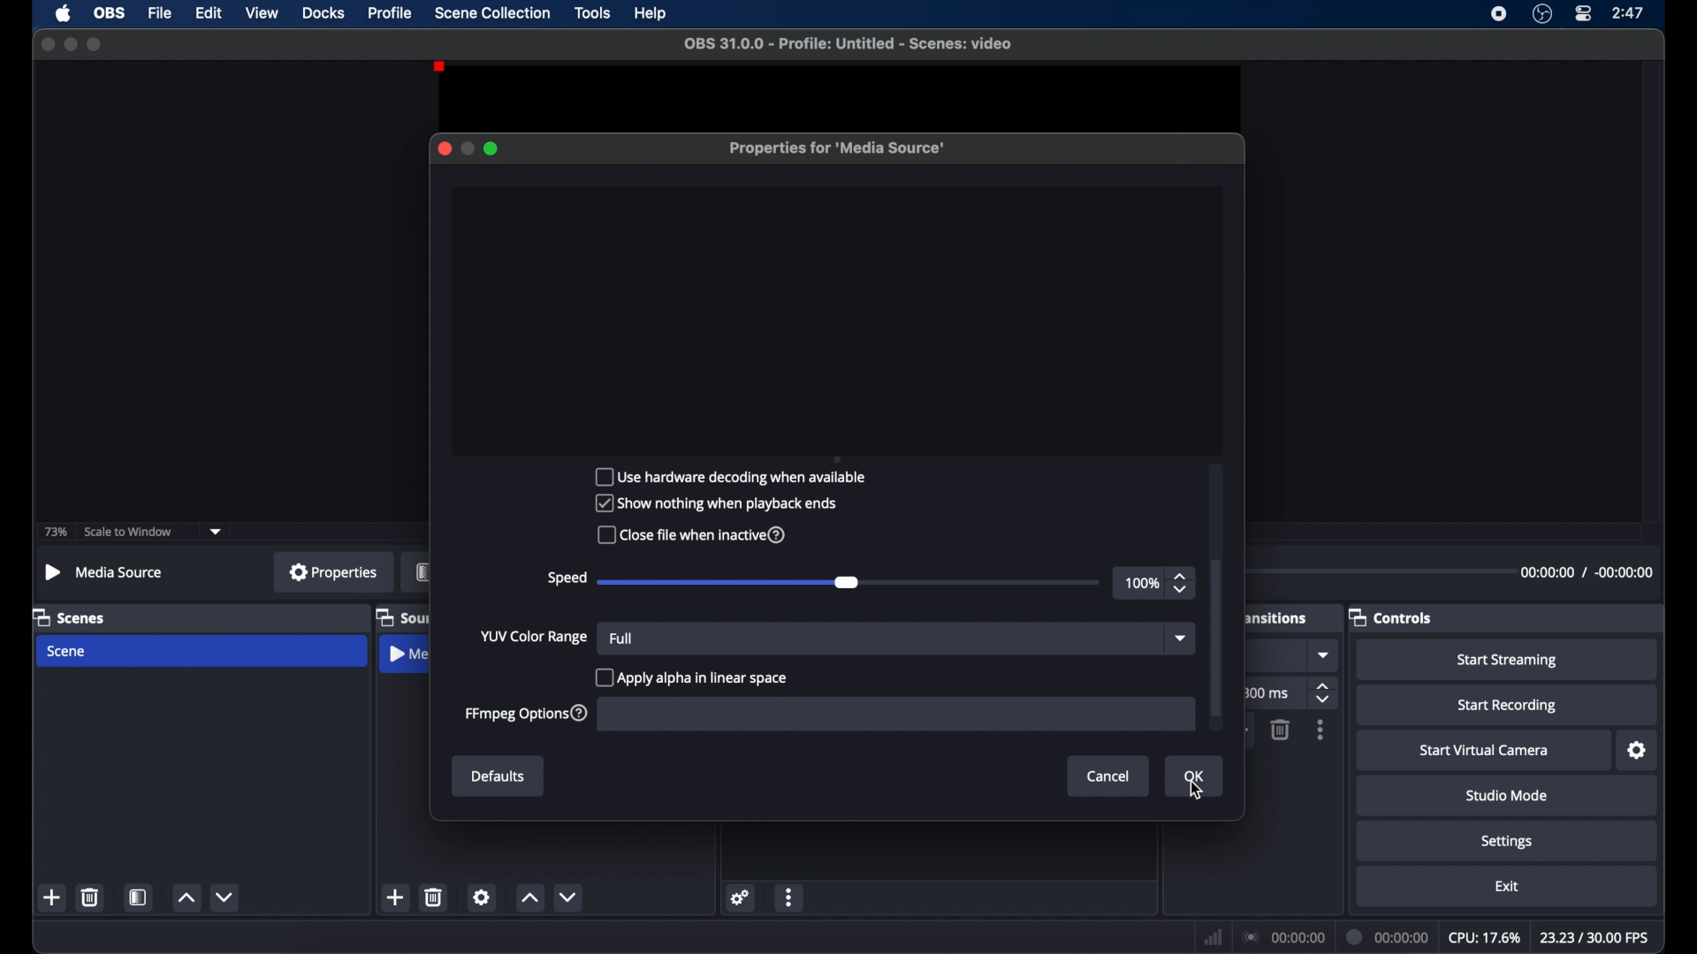 This screenshot has width=1697, height=954. I want to click on apple icon, so click(64, 13).